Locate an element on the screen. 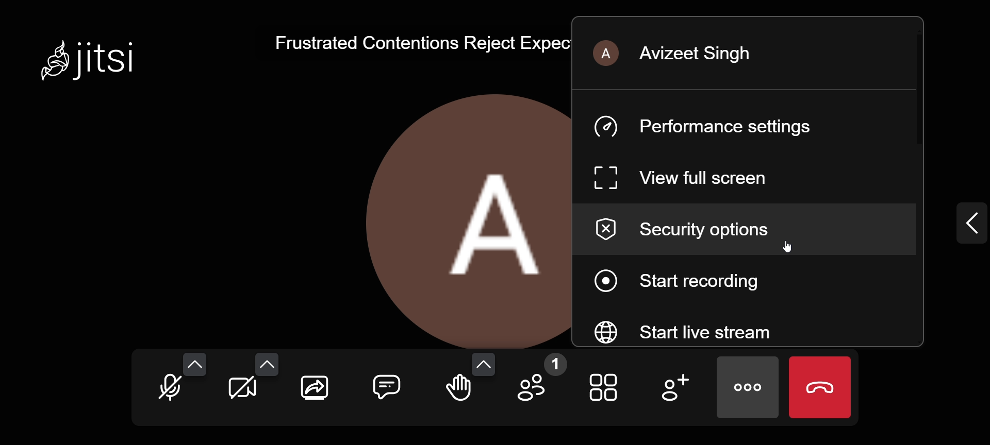 This screenshot has height=445, width=990. add participants is located at coordinates (672, 387).